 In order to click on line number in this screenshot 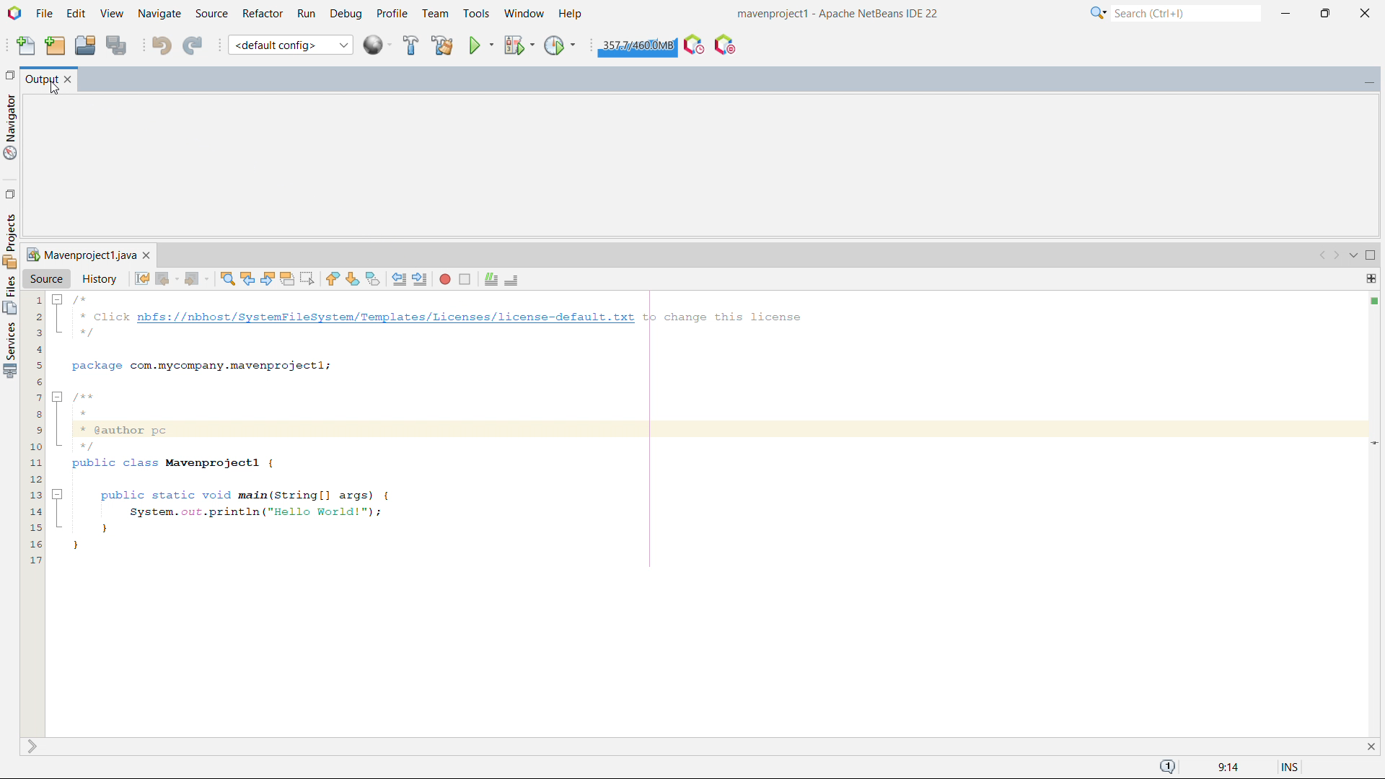, I will do `click(32, 514)`.